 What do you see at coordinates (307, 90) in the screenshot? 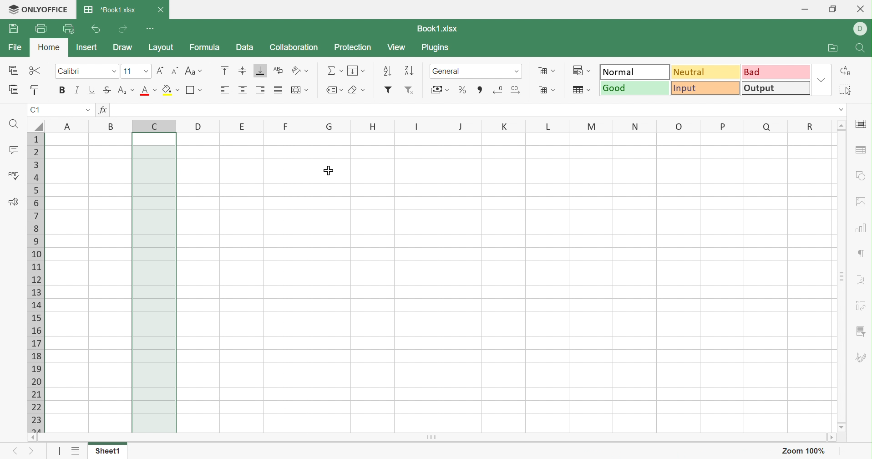
I see `Drop Down` at bounding box center [307, 90].